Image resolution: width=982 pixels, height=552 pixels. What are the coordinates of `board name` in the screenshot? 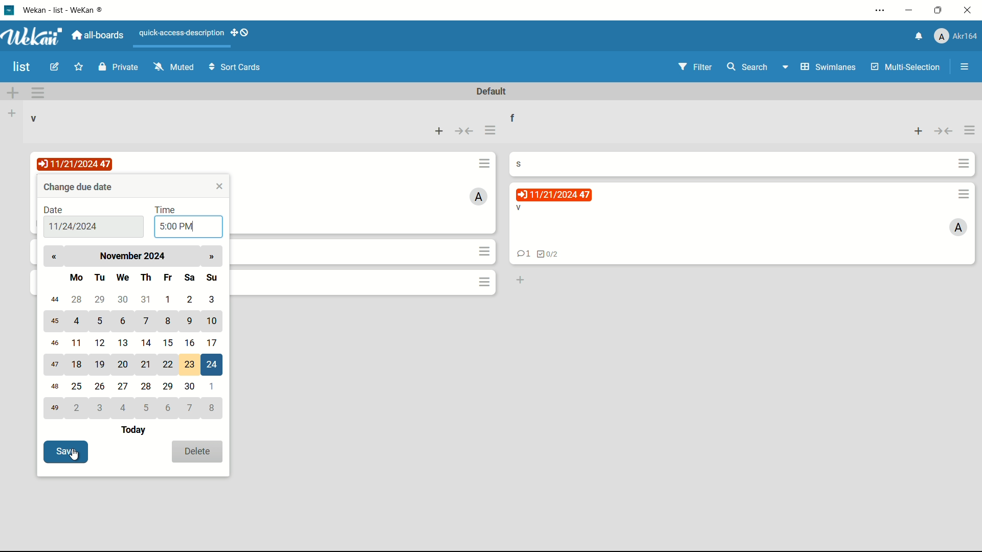 It's located at (23, 67).